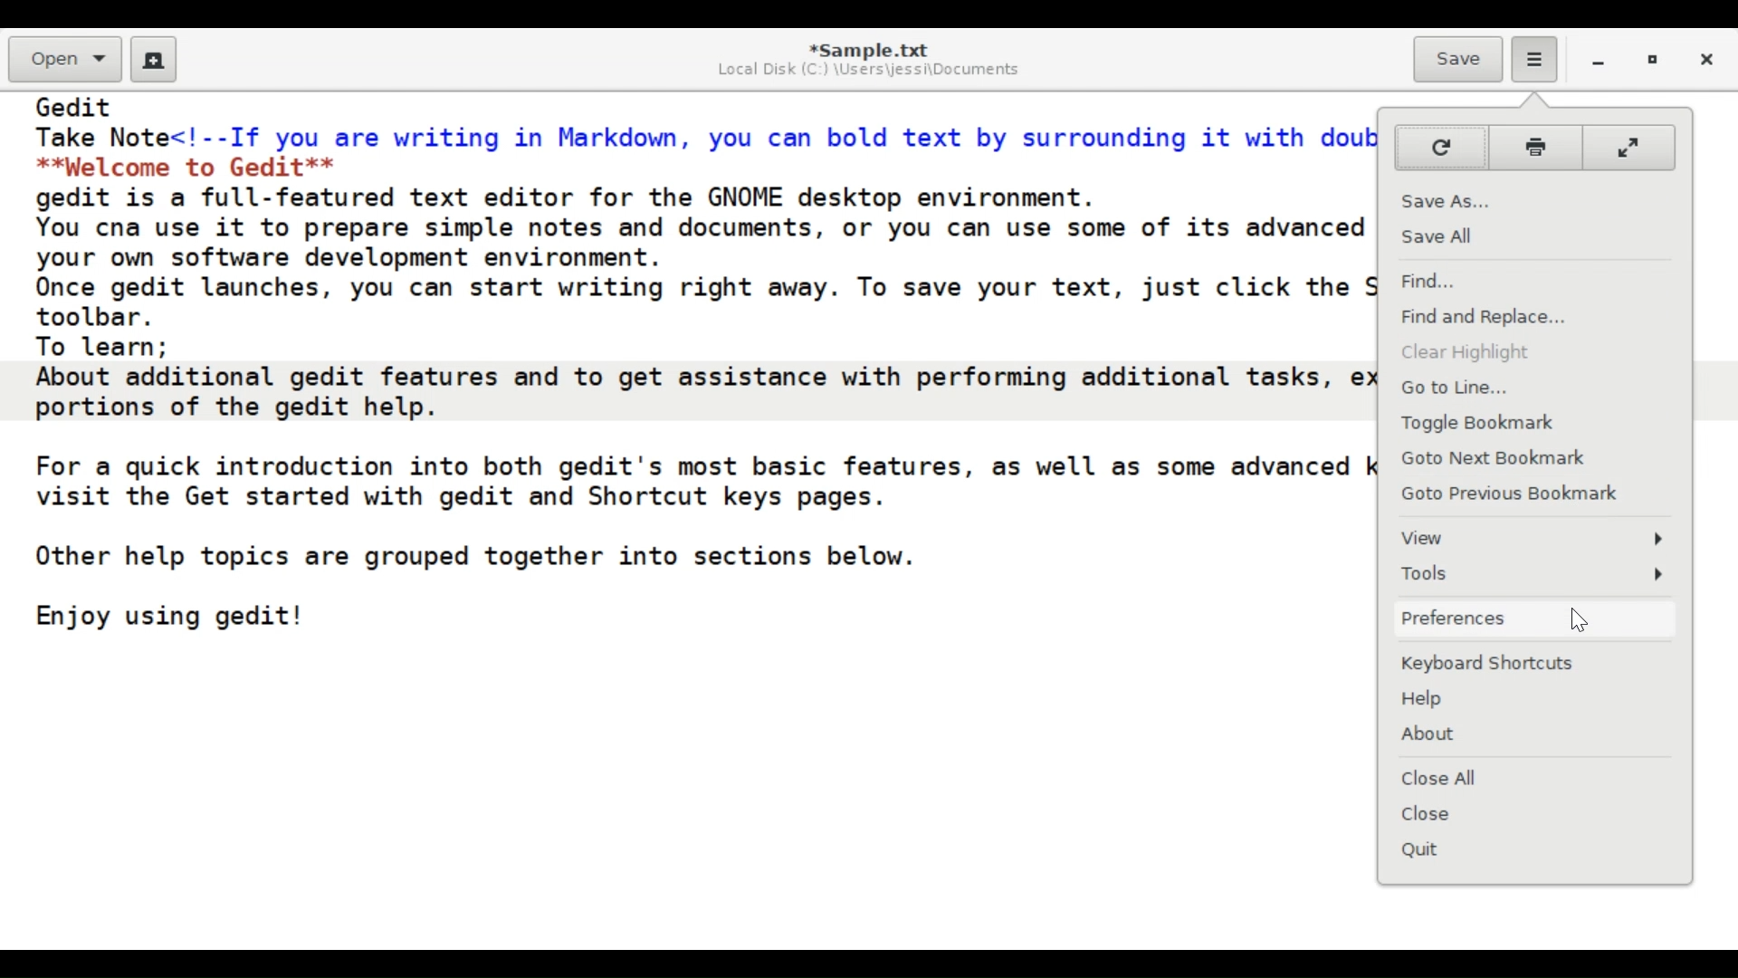  Describe the element at coordinates (1533, 197) in the screenshot. I see `Save As` at that location.